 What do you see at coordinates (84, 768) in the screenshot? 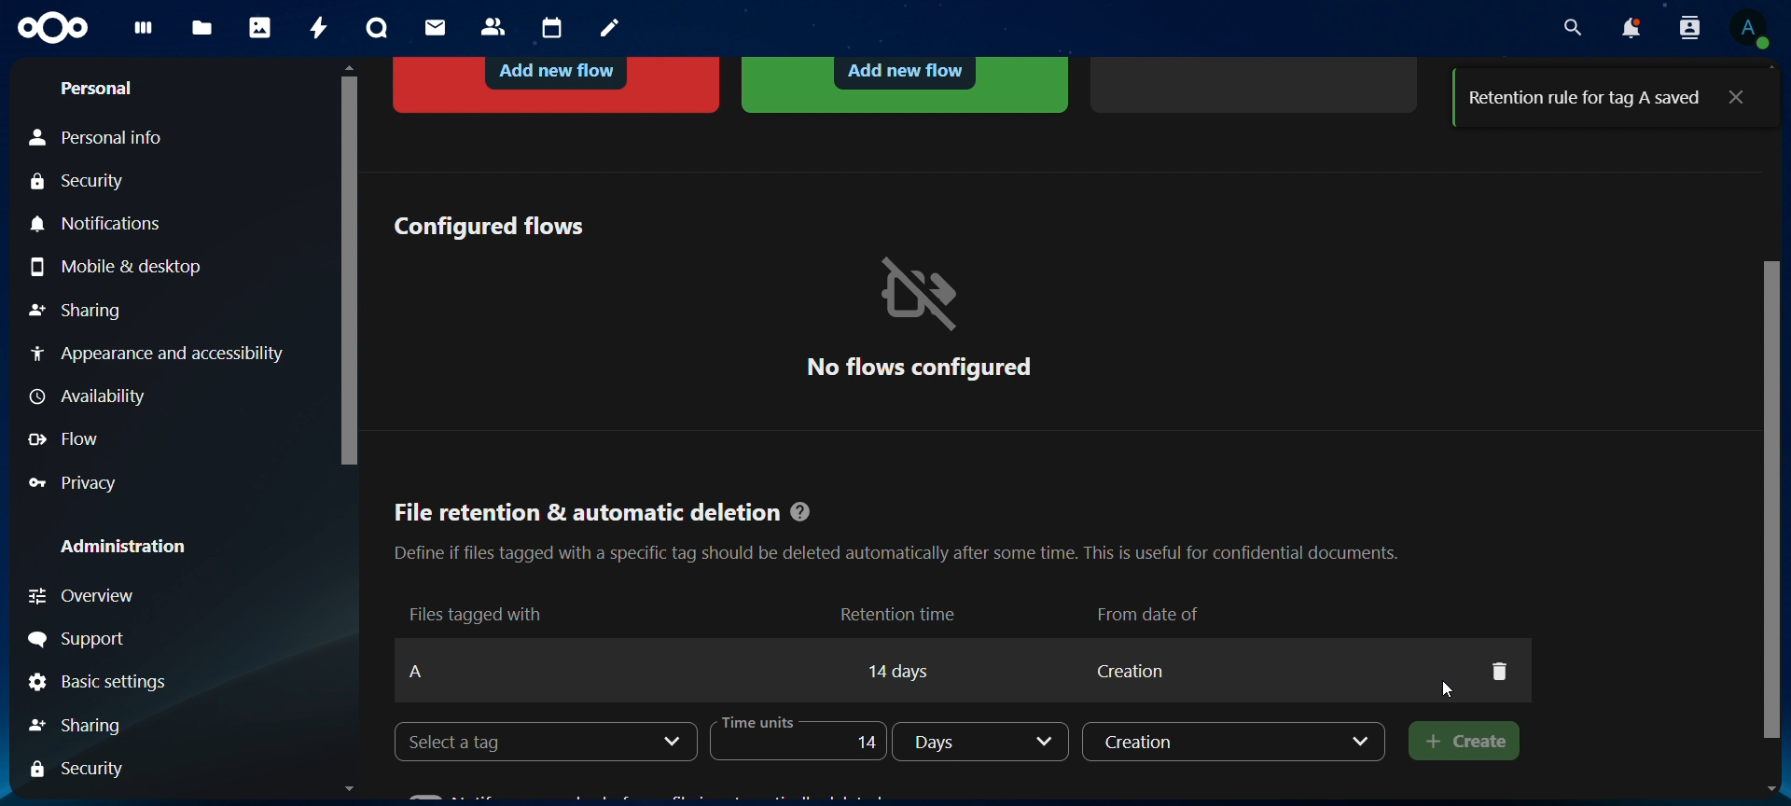
I see `security` at bounding box center [84, 768].